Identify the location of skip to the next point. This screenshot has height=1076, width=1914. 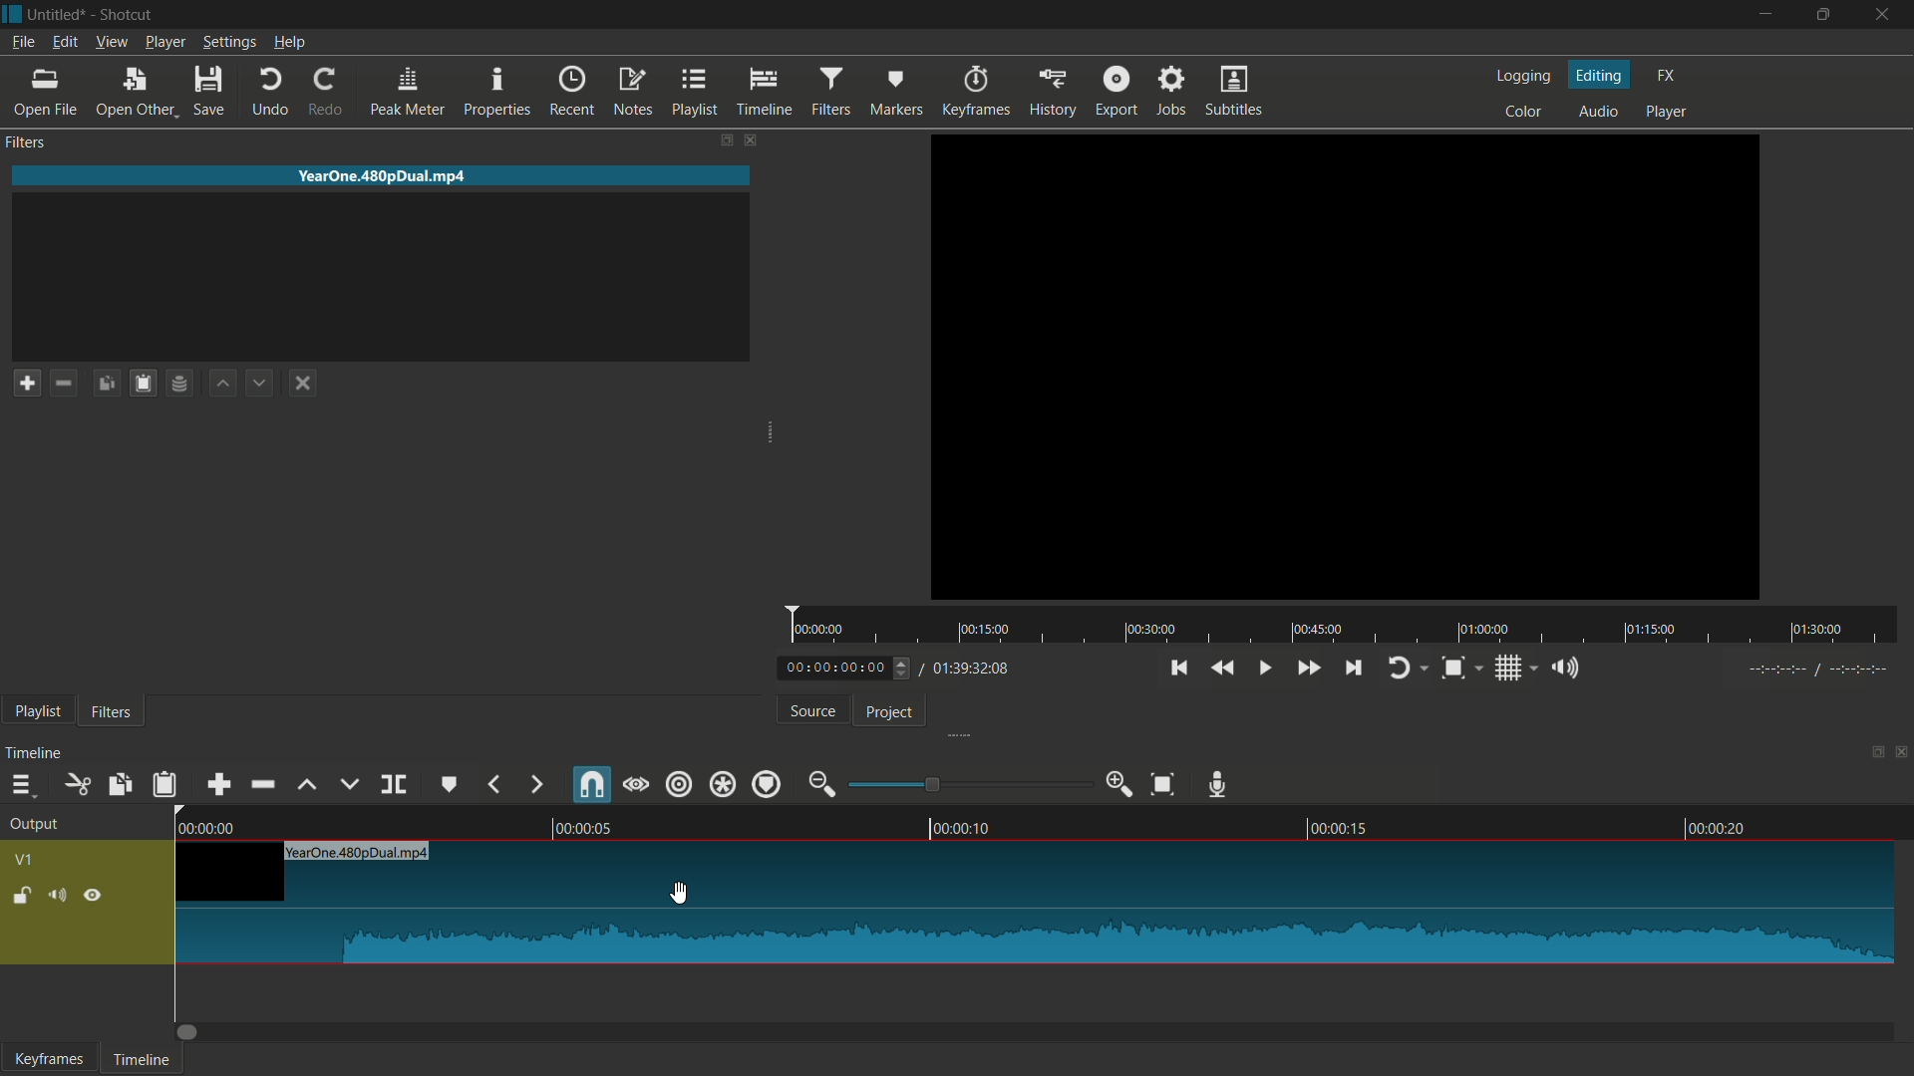
(1355, 669).